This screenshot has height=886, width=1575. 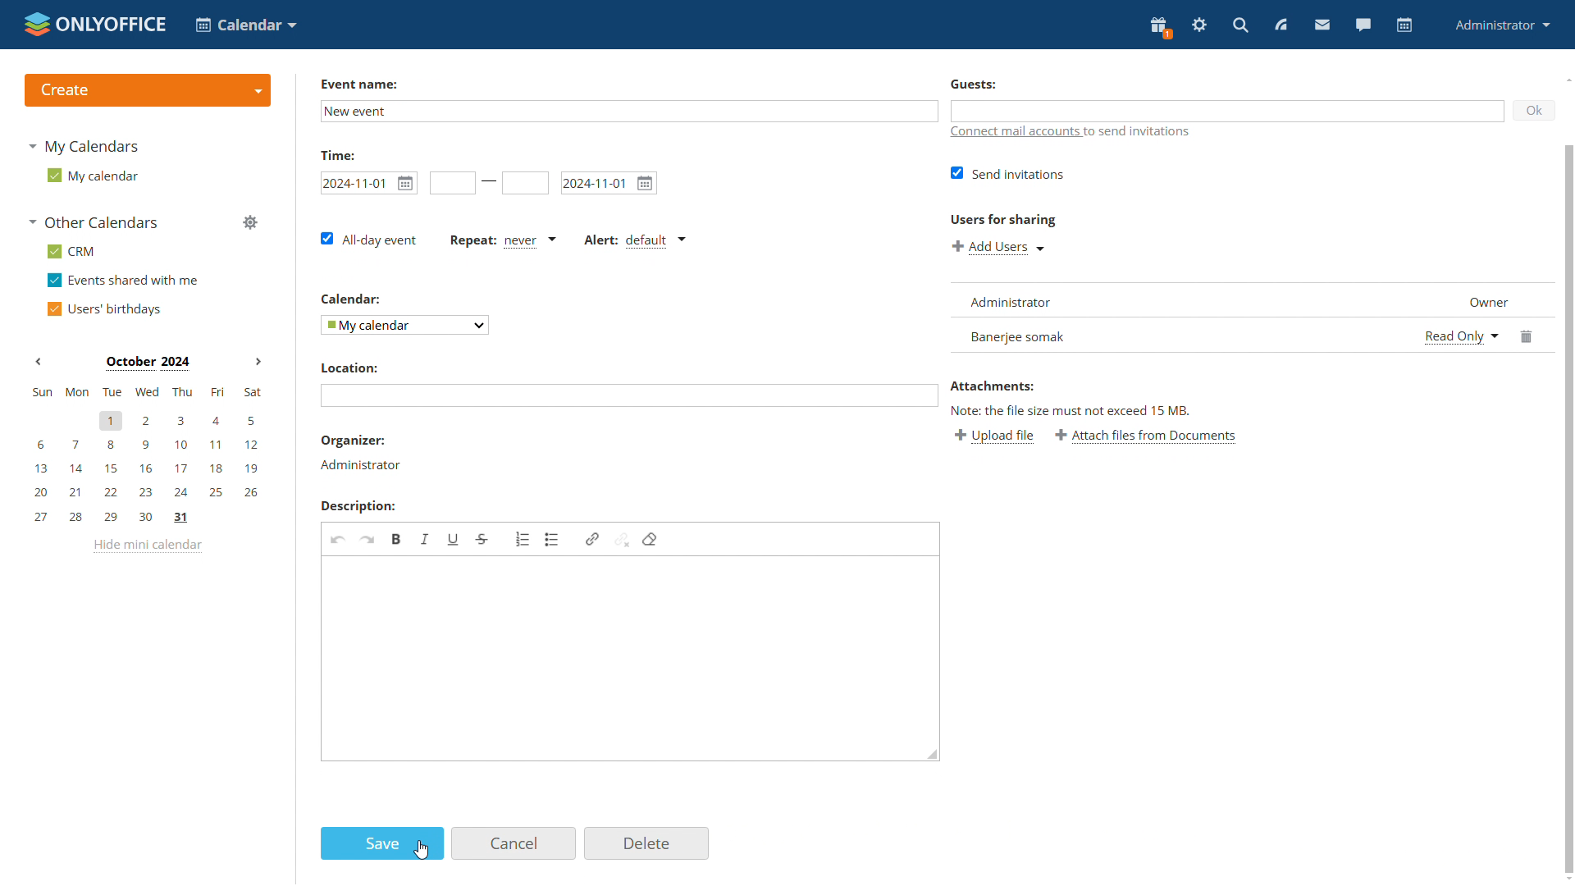 I want to click on send invitations, so click(x=1007, y=174).